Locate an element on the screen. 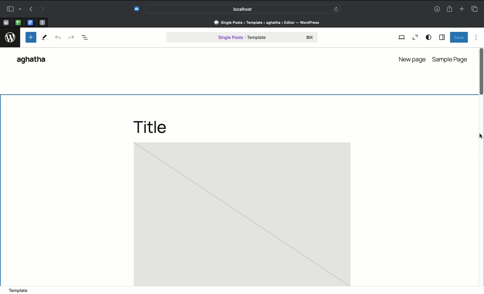  Add new block is located at coordinates (31, 37).